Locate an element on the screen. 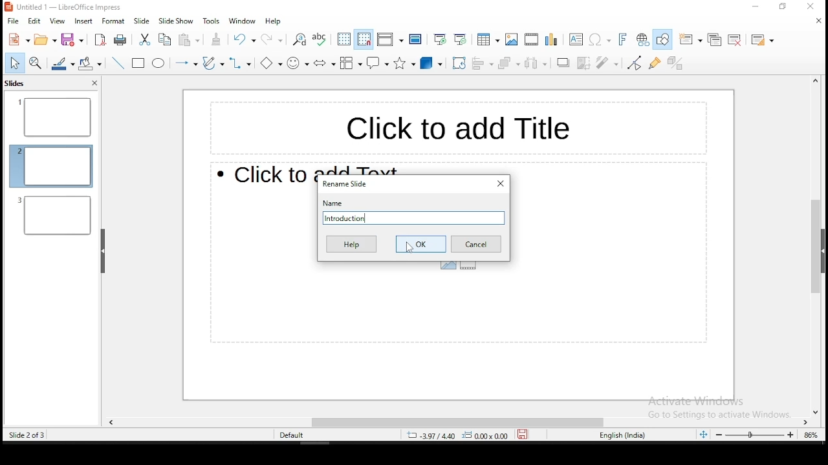  Shadow is located at coordinates (563, 62).